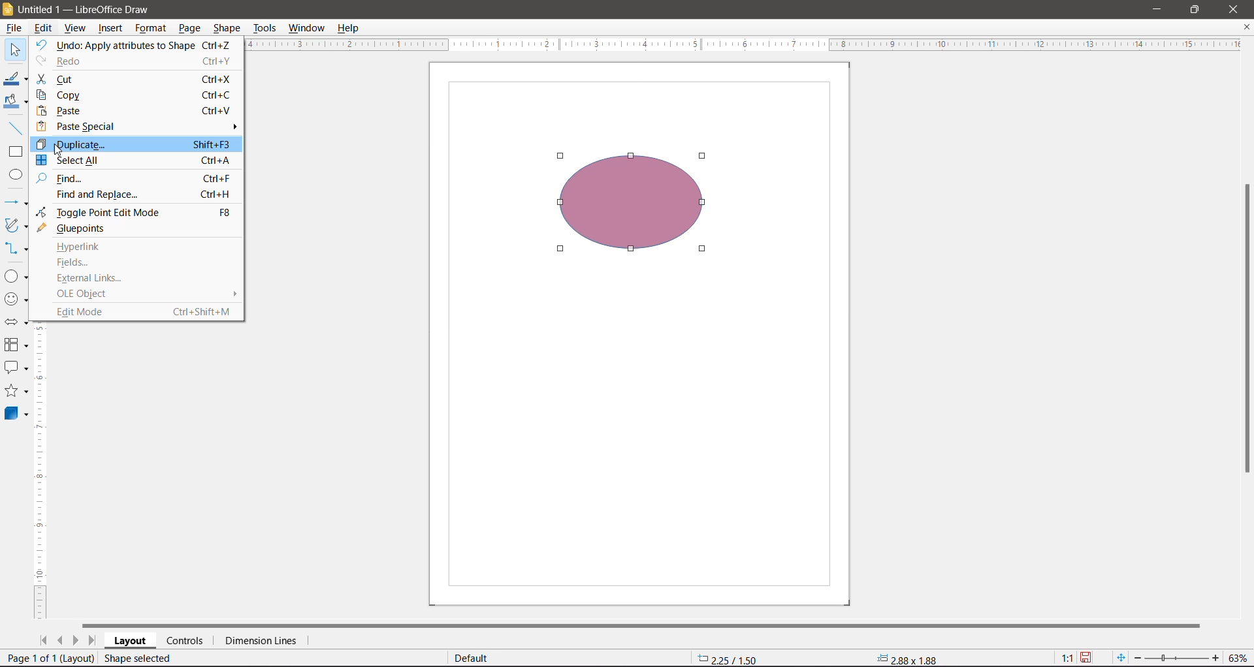 This screenshot has height=667, width=1254. I want to click on Line Color, so click(16, 77).